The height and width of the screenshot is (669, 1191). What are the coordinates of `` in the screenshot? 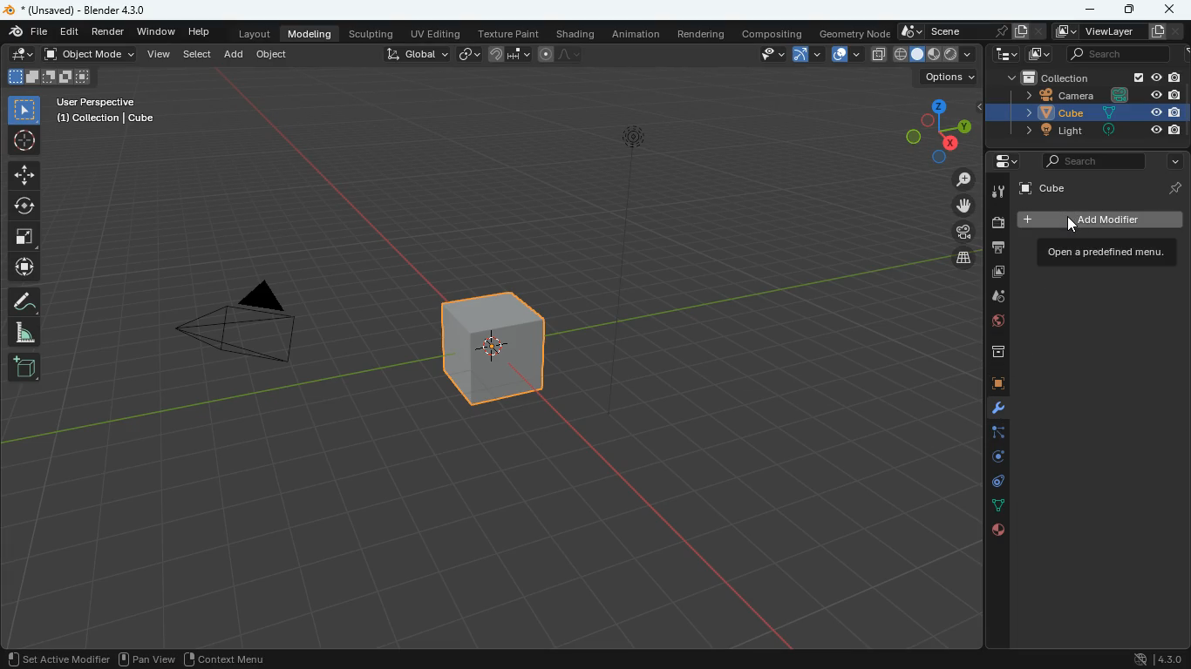 It's located at (1154, 95).